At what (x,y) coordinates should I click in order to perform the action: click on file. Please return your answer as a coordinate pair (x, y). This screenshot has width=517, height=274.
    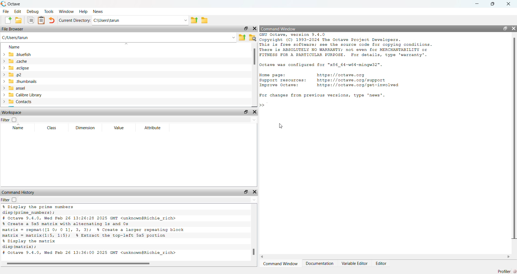
    Looking at the image, I should click on (5, 12).